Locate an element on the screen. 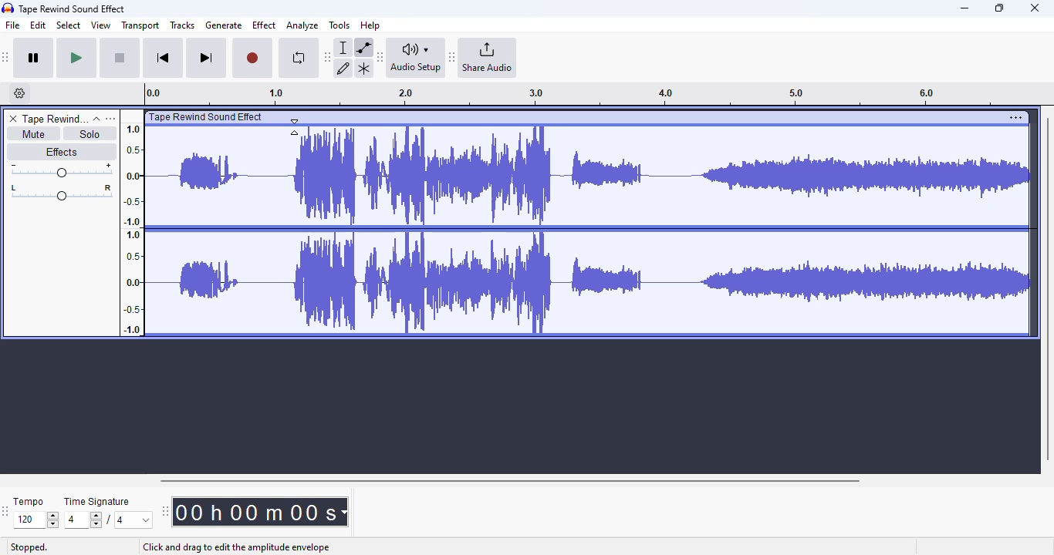  Time measurement options is located at coordinates (343, 512).